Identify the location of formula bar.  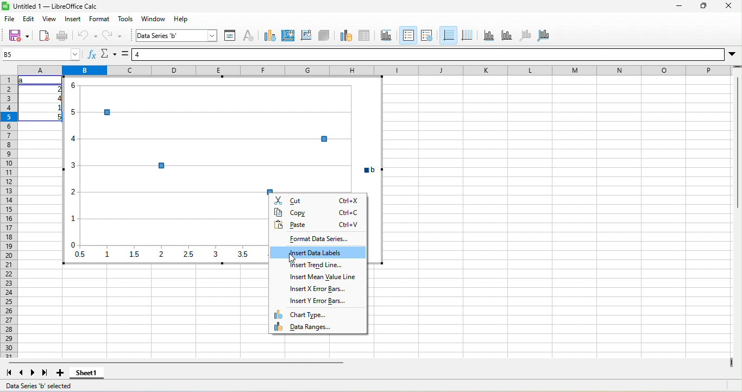
(428, 54).